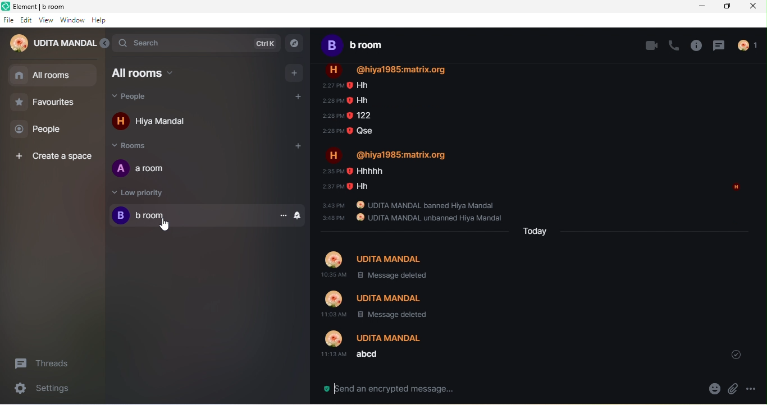 The width and height of the screenshot is (767, 405). What do you see at coordinates (154, 193) in the screenshot?
I see `low priority` at bounding box center [154, 193].